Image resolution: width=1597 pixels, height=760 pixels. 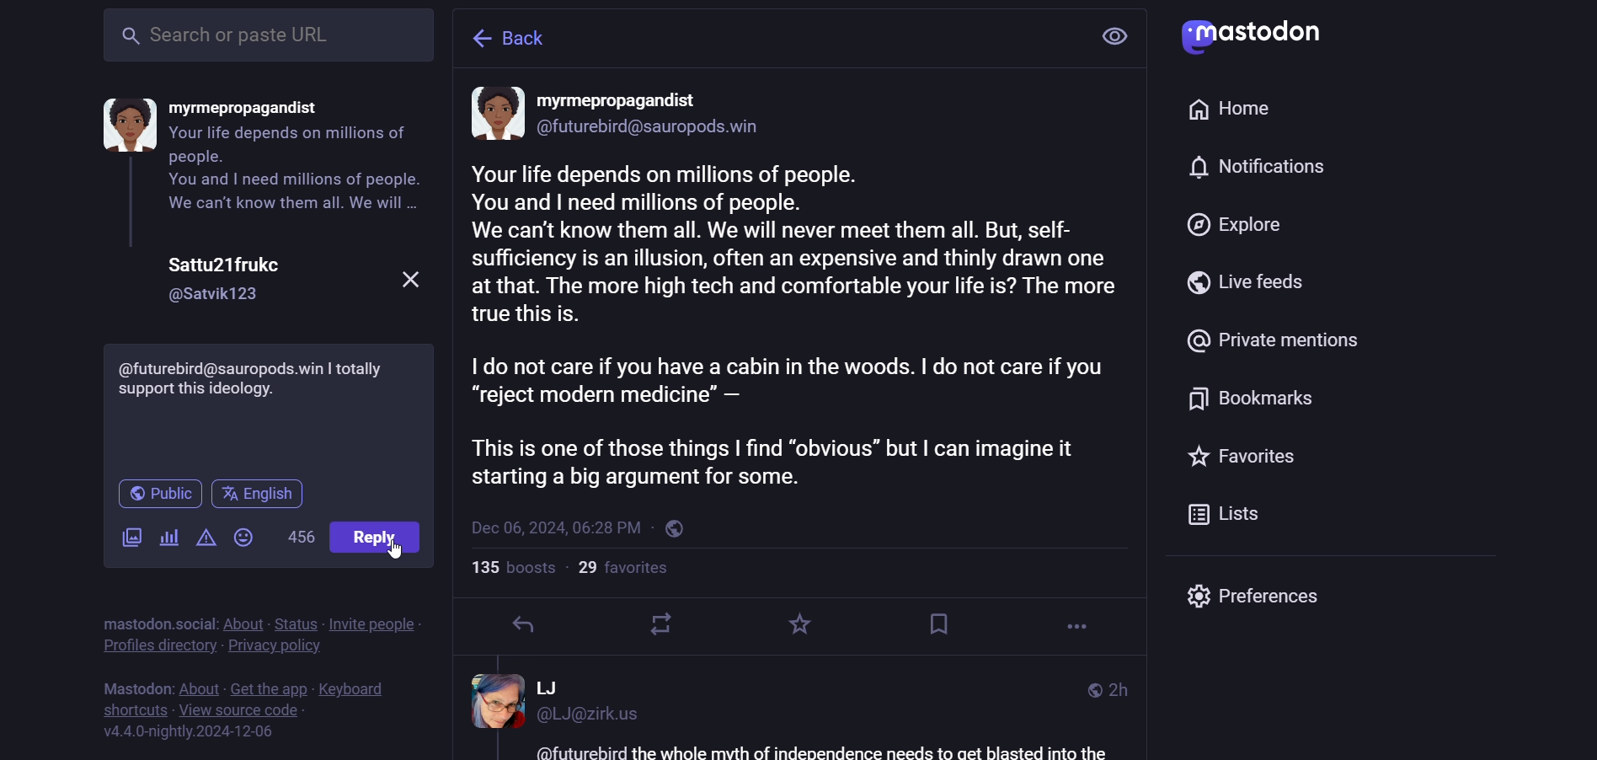 What do you see at coordinates (934, 622) in the screenshot?
I see `bookmark` at bounding box center [934, 622].